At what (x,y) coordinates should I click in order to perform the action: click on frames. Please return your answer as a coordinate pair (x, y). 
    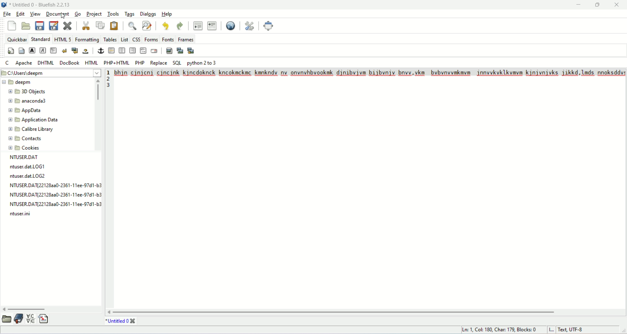
    Looking at the image, I should click on (187, 39).